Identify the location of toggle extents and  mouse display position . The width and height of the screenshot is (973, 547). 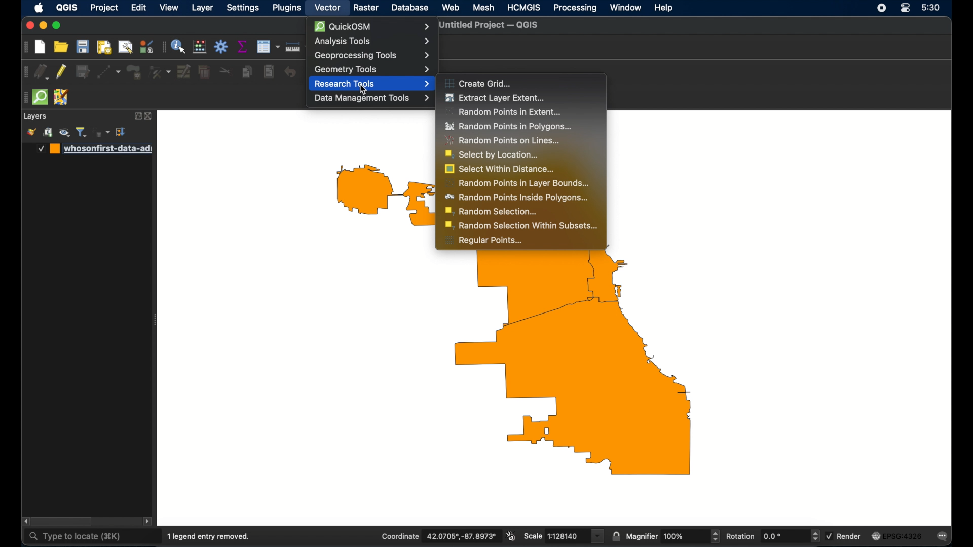
(511, 535).